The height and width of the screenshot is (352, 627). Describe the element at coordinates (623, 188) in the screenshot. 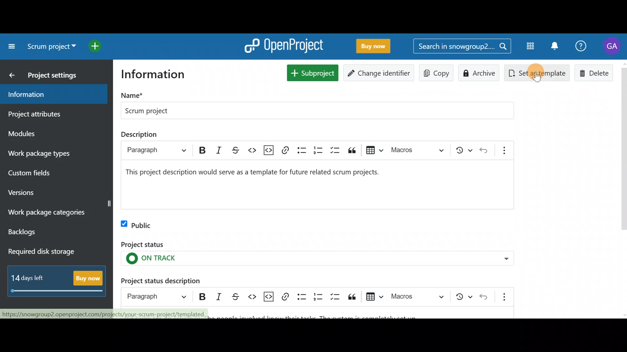

I see `scroll bar` at that location.